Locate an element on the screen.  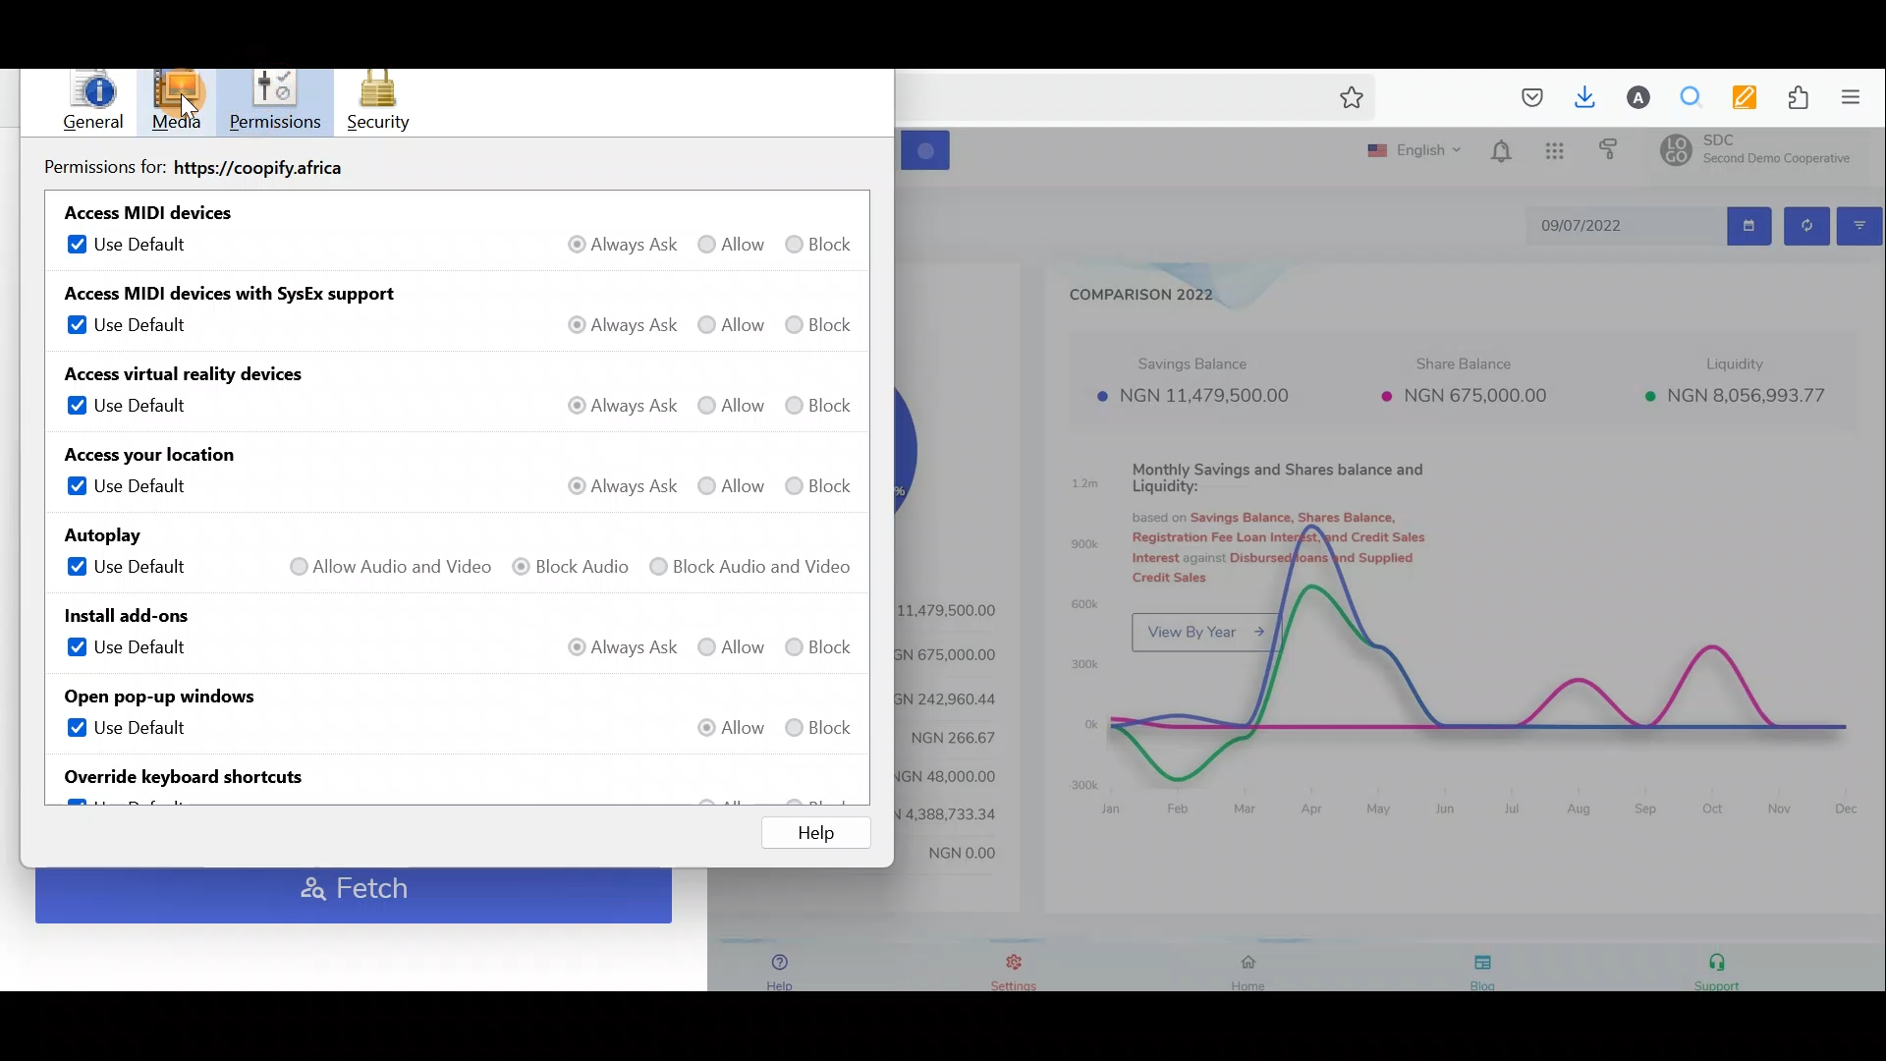
Always ask is located at coordinates (616, 326).